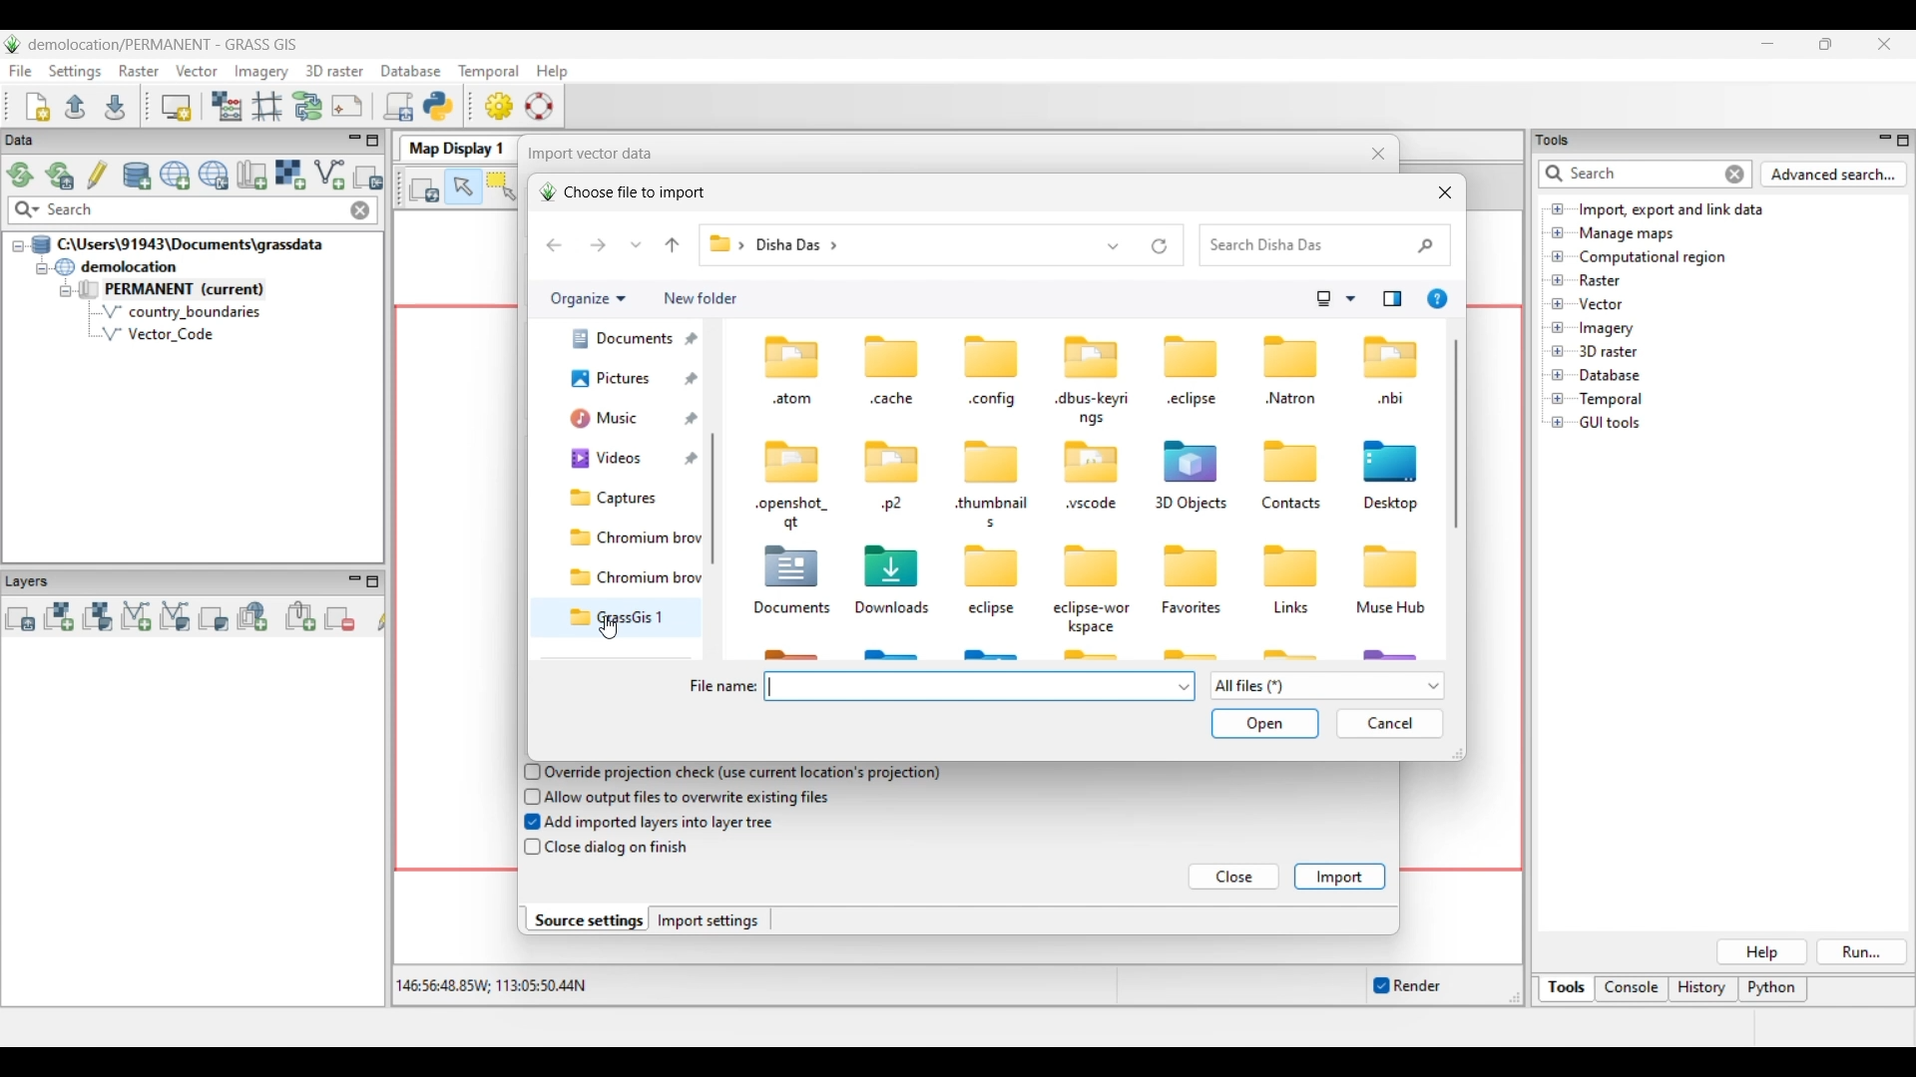  Describe the element at coordinates (527, 823) in the screenshot. I see `checkbox` at that location.